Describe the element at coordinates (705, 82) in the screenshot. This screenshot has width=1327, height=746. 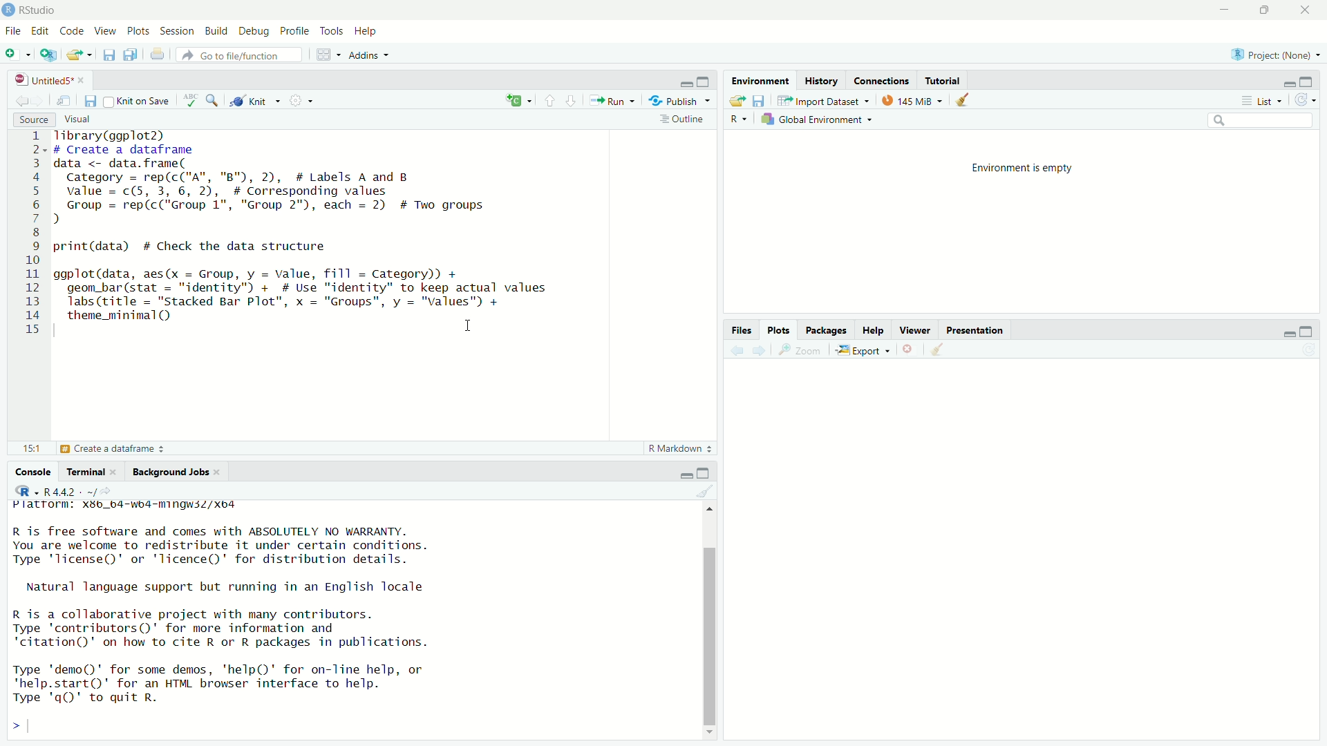
I see `Maximize` at that location.